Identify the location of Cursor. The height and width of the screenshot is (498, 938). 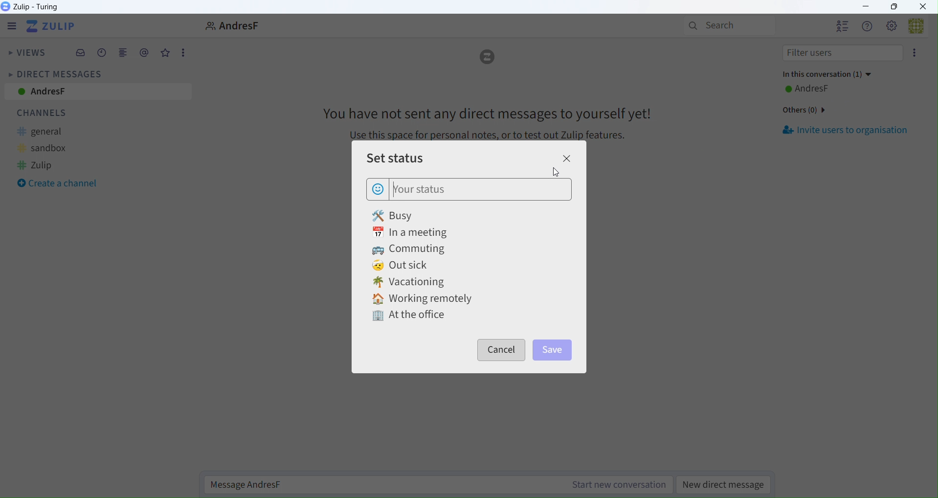
(558, 173).